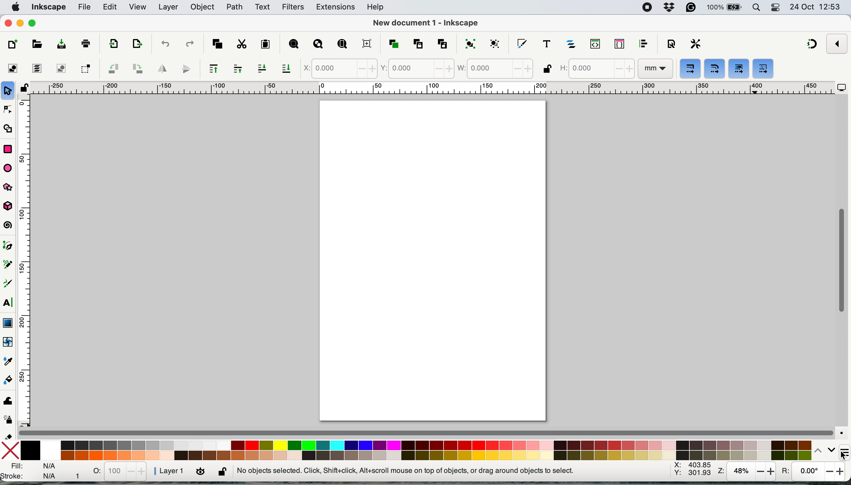 The image size is (851, 485). Describe the element at coordinates (691, 470) in the screenshot. I see `x: 403.85 y:301.93` at that location.